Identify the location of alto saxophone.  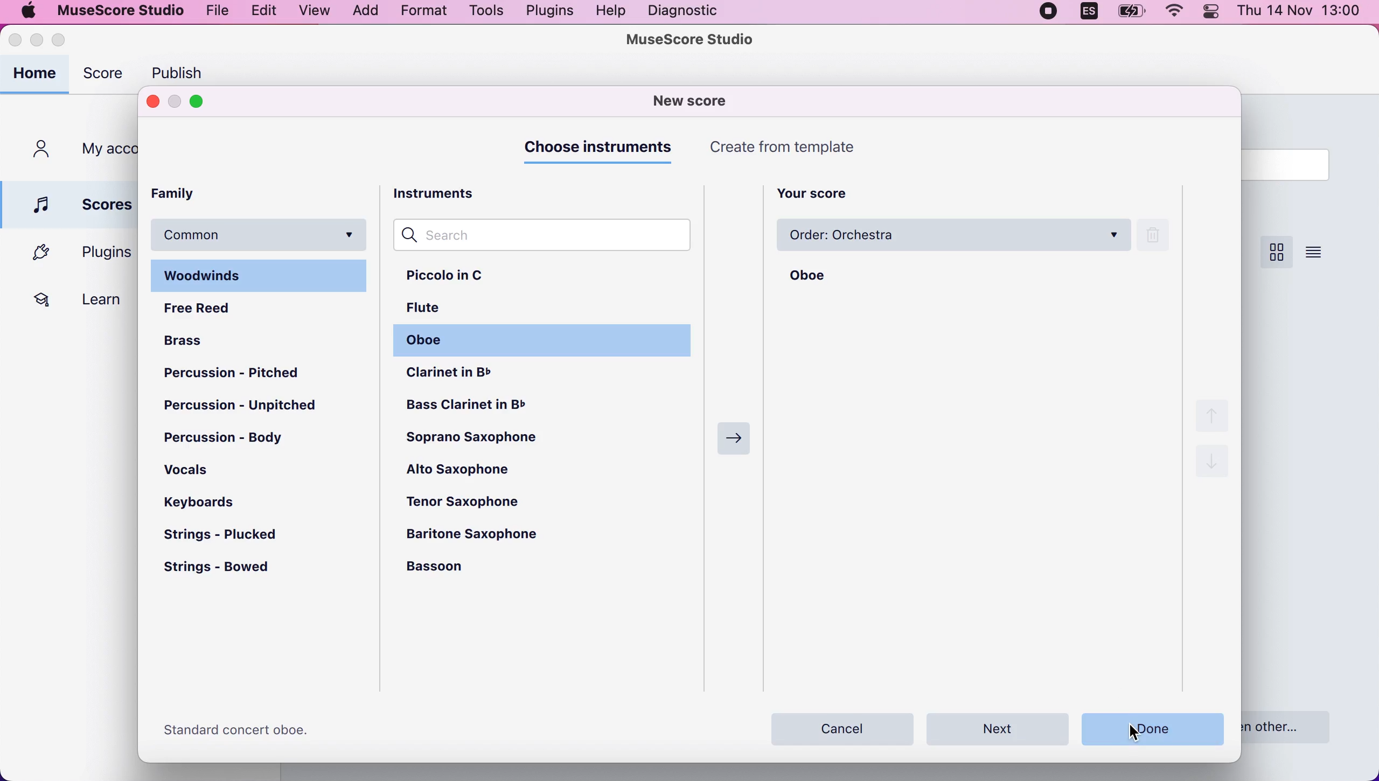
(469, 472).